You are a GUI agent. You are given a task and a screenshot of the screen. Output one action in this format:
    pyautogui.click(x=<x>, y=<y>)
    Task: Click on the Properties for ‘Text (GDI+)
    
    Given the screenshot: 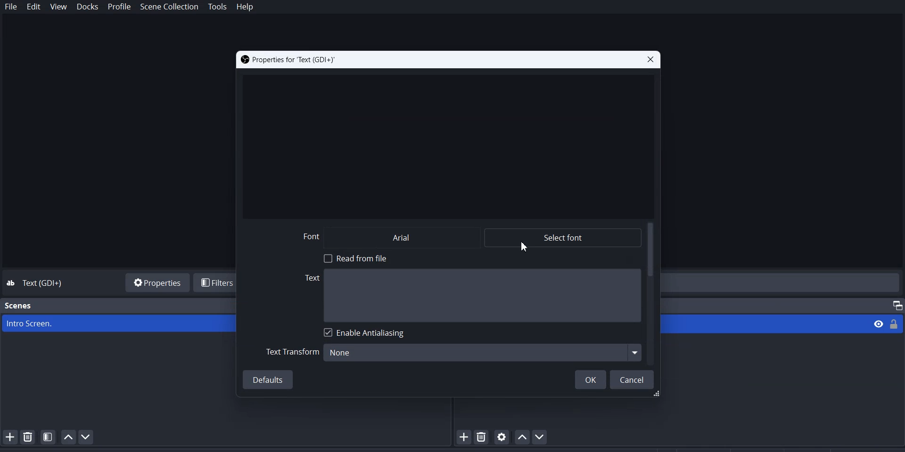 What is the action you would take?
    pyautogui.click(x=292, y=59)
    